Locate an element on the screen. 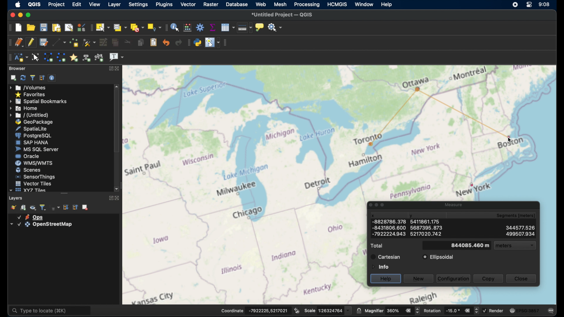 The height and width of the screenshot is (317, 564). style manager is located at coordinates (81, 27).